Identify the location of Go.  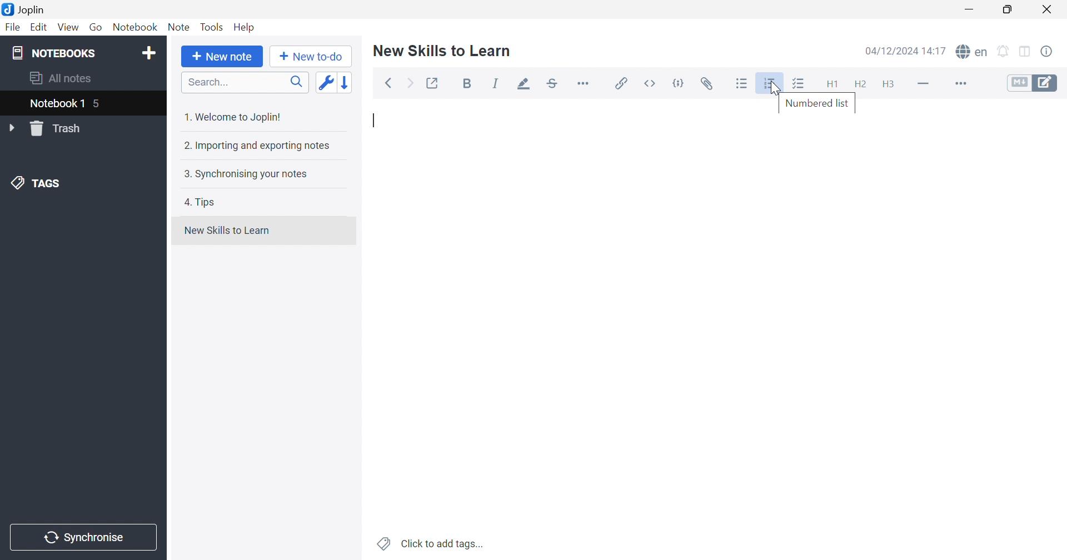
(96, 28).